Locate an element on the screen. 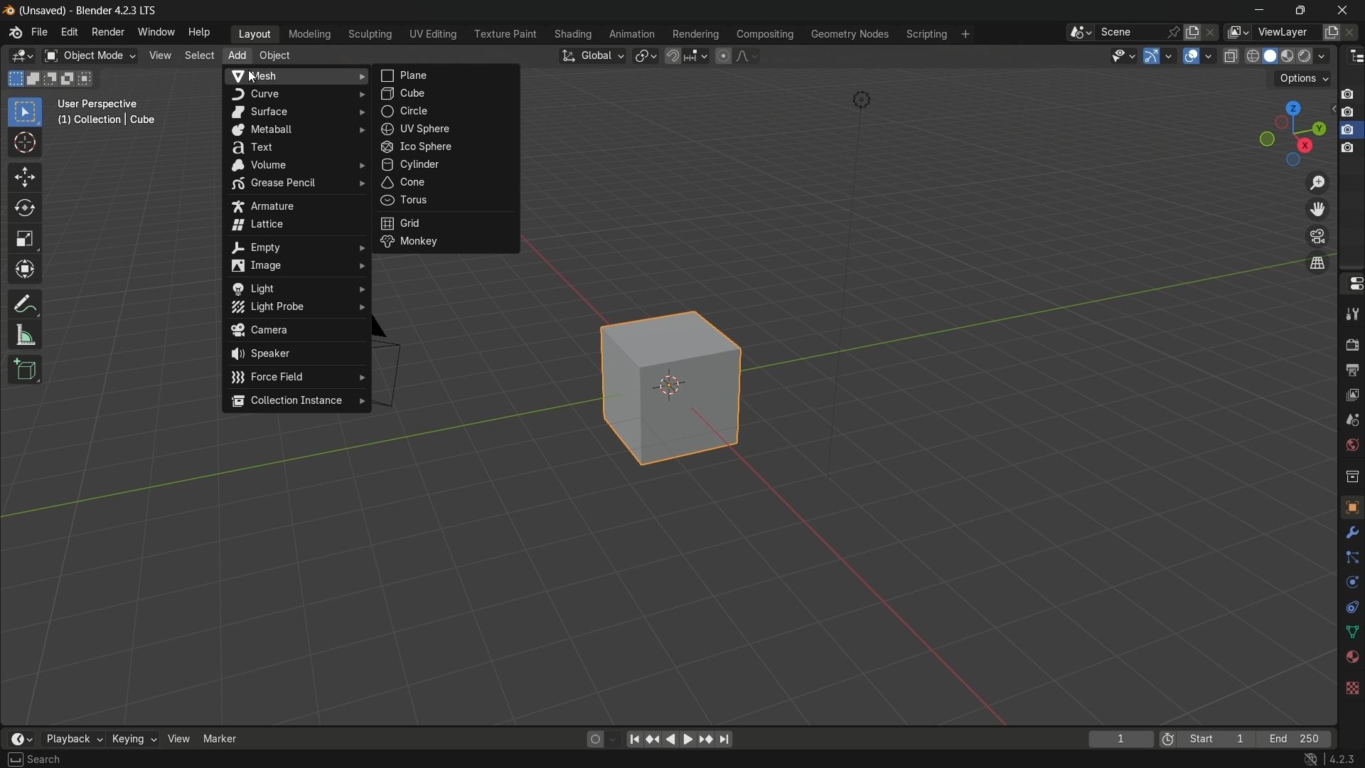  auto keying is located at coordinates (593, 740).